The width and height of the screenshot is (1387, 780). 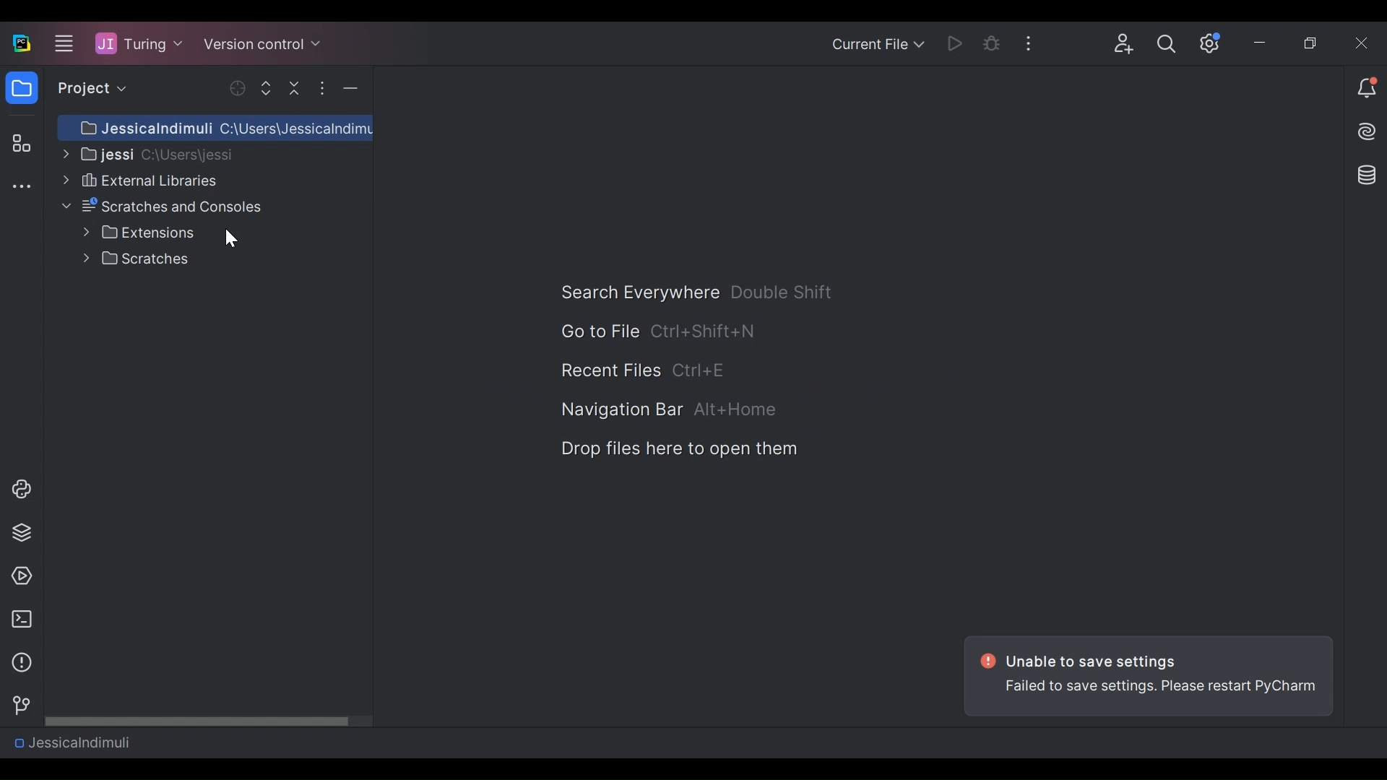 What do you see at coordinates (147, 153) in the screenshot?
I see `Project Directory` at bounding box center [147, 153].